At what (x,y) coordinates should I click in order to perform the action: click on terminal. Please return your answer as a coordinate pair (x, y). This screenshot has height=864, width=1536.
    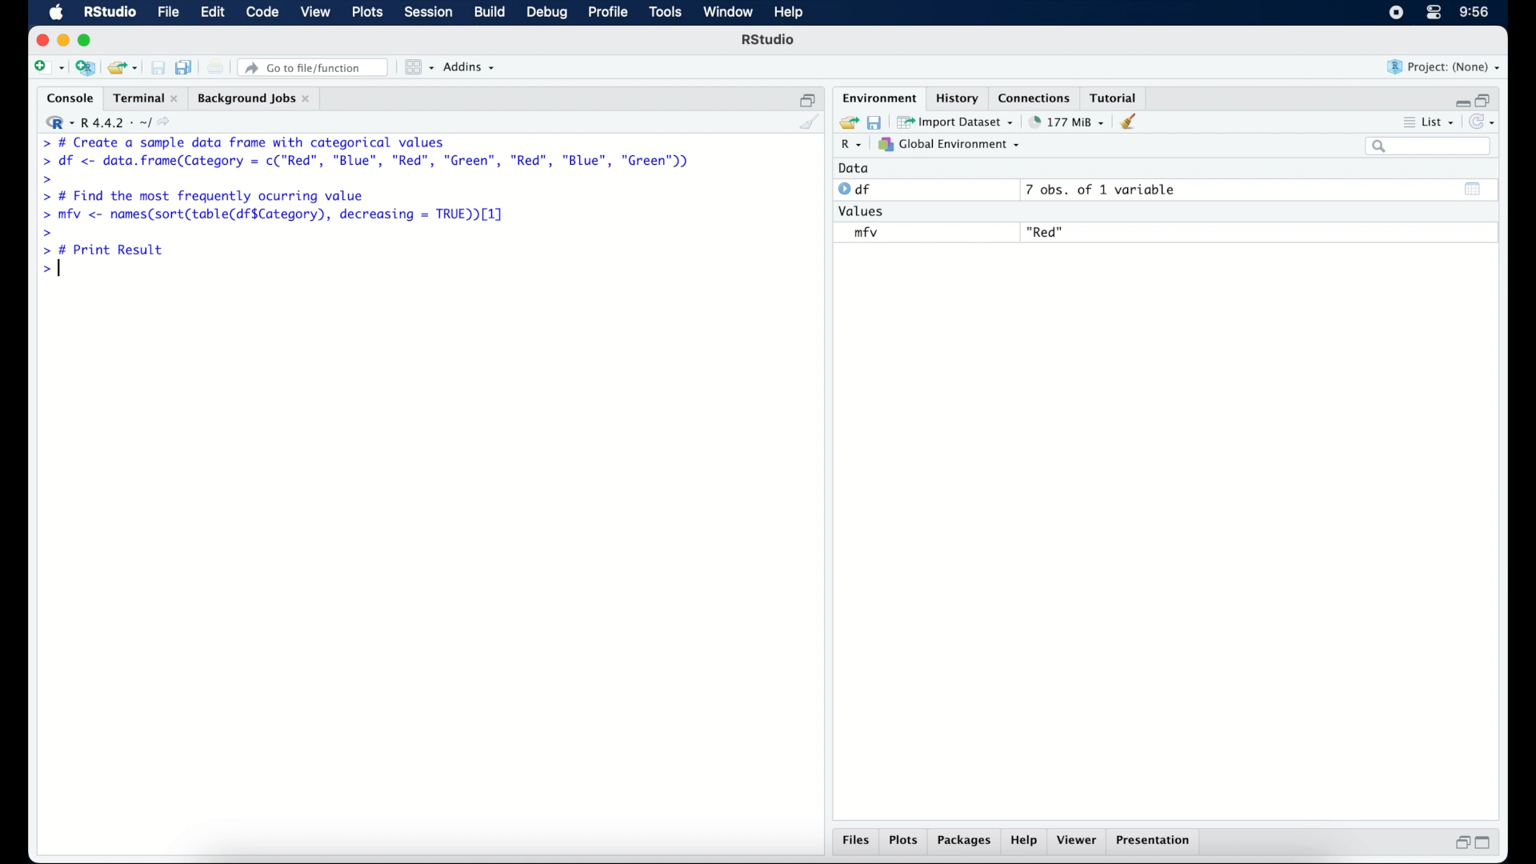
    Looking at the image, I should click on (143, 96).